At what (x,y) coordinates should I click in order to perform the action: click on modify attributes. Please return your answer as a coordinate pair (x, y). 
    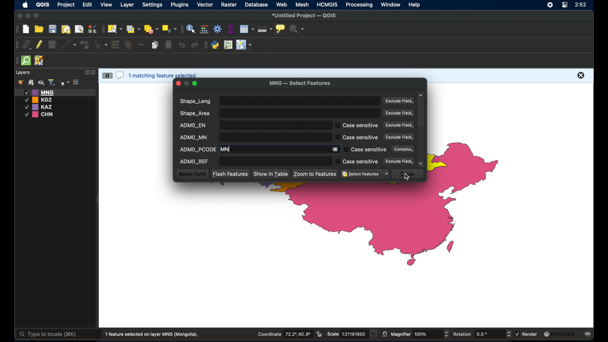
    Looking at the image, I should click on (116, 45).